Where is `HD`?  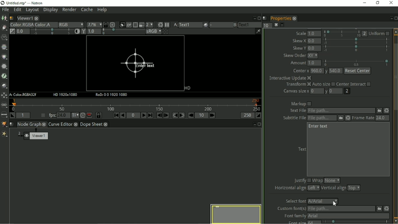
HD is located at coordinates (187, 88).